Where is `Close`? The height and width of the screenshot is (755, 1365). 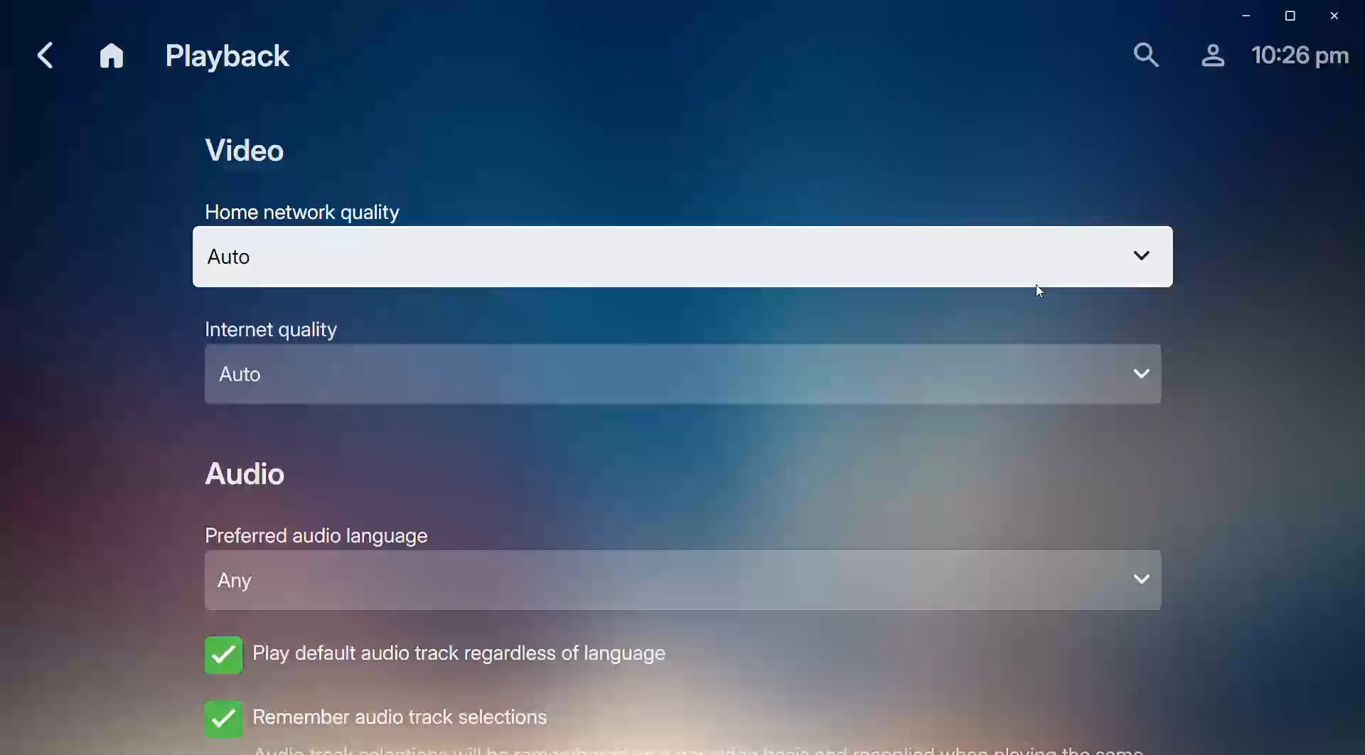 Close is located at coordinates (1337, 16).